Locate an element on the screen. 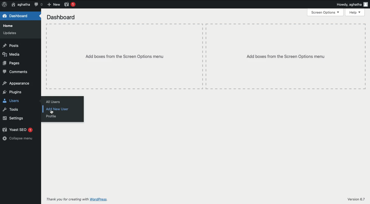 This screenshot has height=204, width=370. Pages is located at coordinates (11, 63).